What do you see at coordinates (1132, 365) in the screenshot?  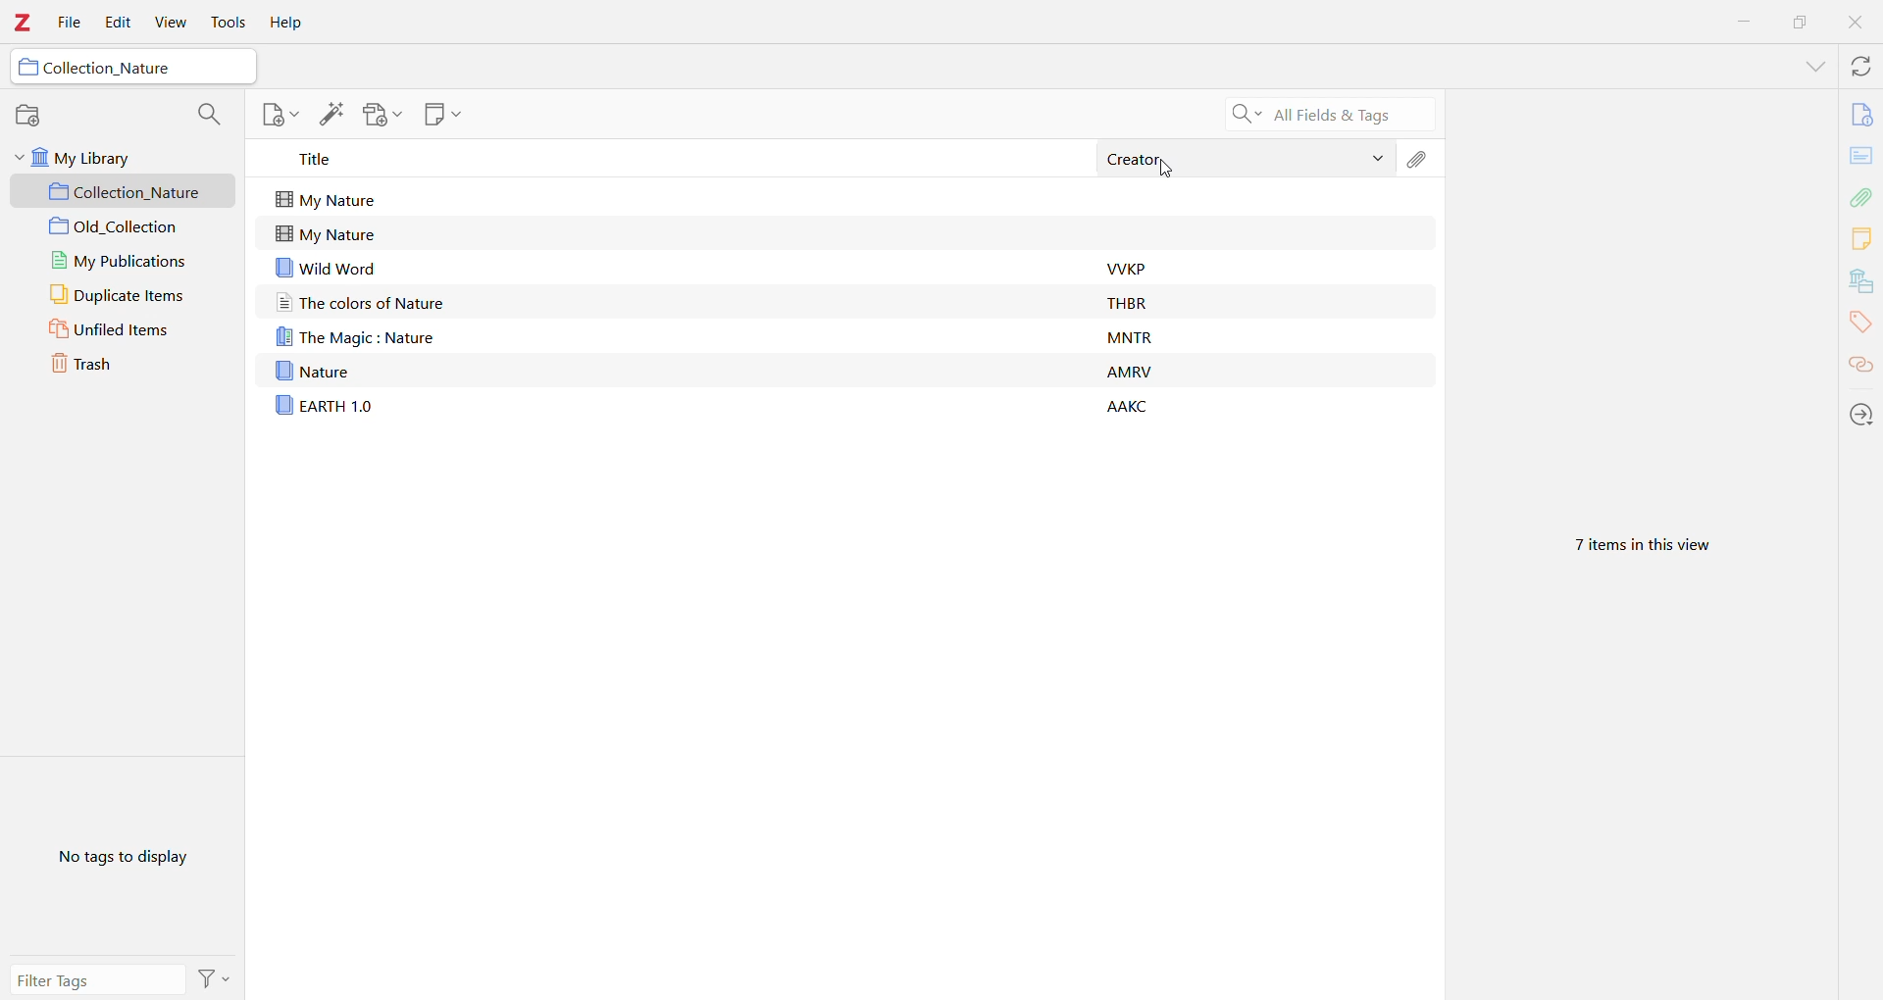 I see `Creator information` at bounding box center [1132, 365].